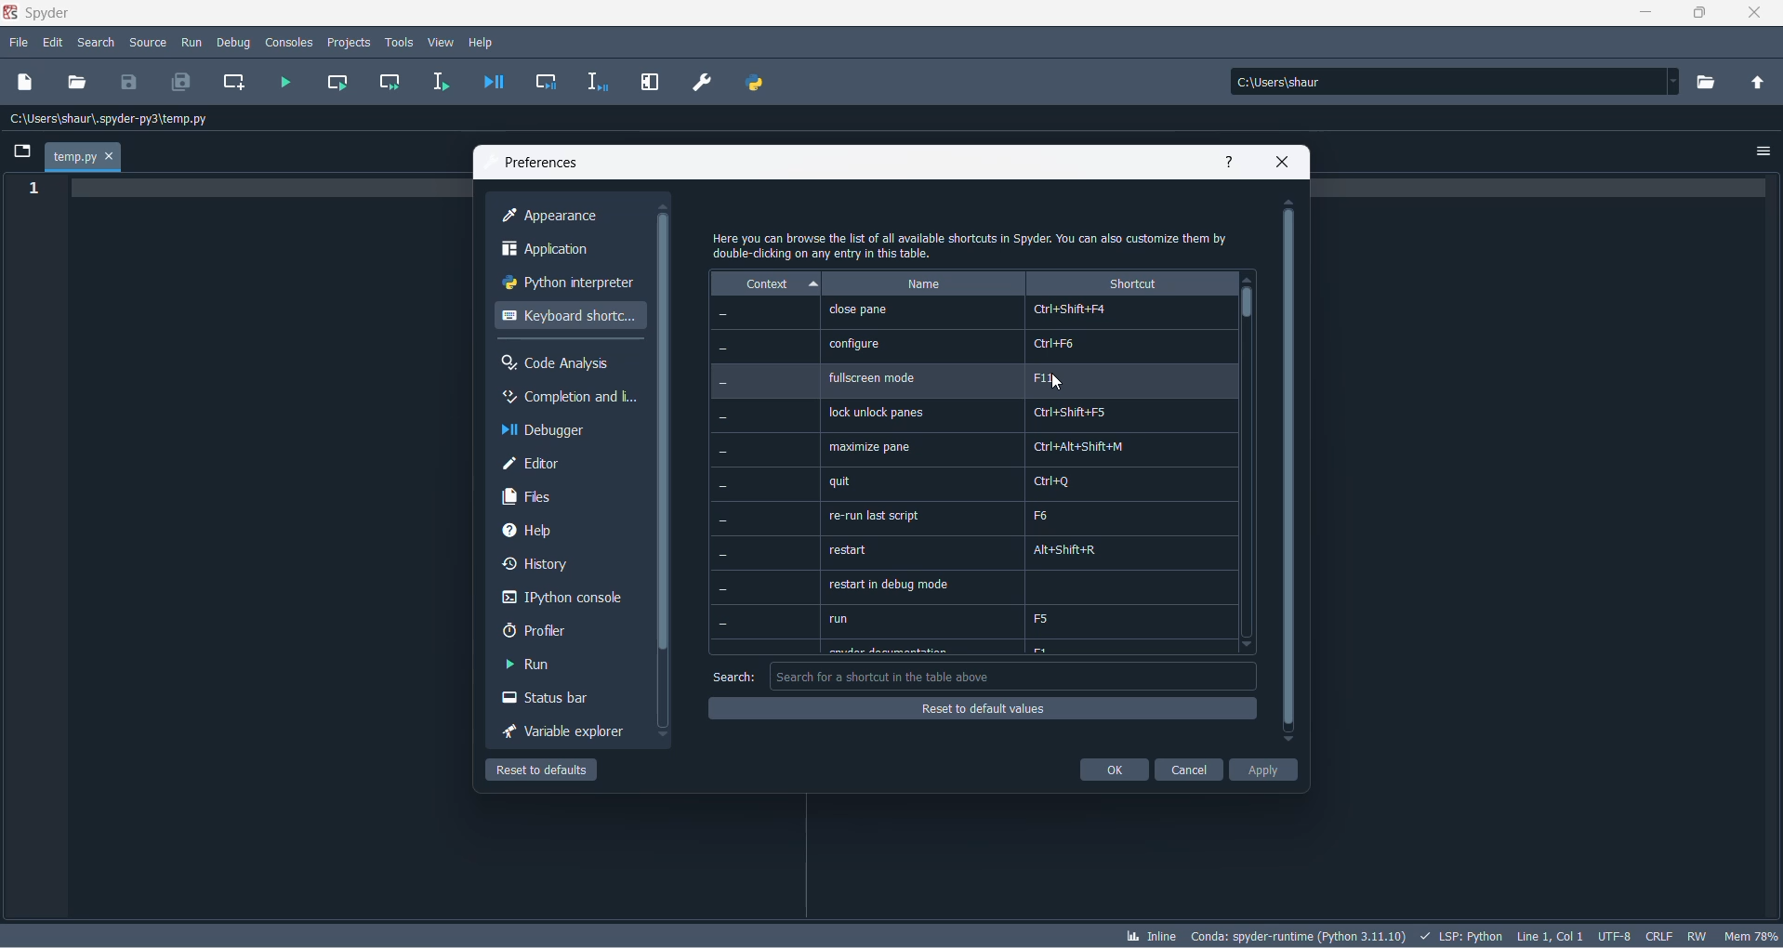 This screenshot has height=948, width=1783. What do you see at coordinates (557, 631) in the screenshot?
I see `proflier` at bounding box center [557, 631].